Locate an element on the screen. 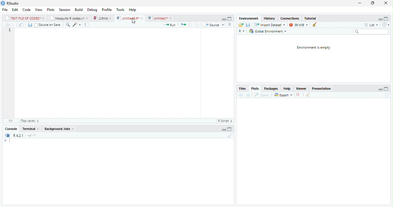 This screenshot has height=207, width=393. Import dataset is located at coordinates (269, 24).